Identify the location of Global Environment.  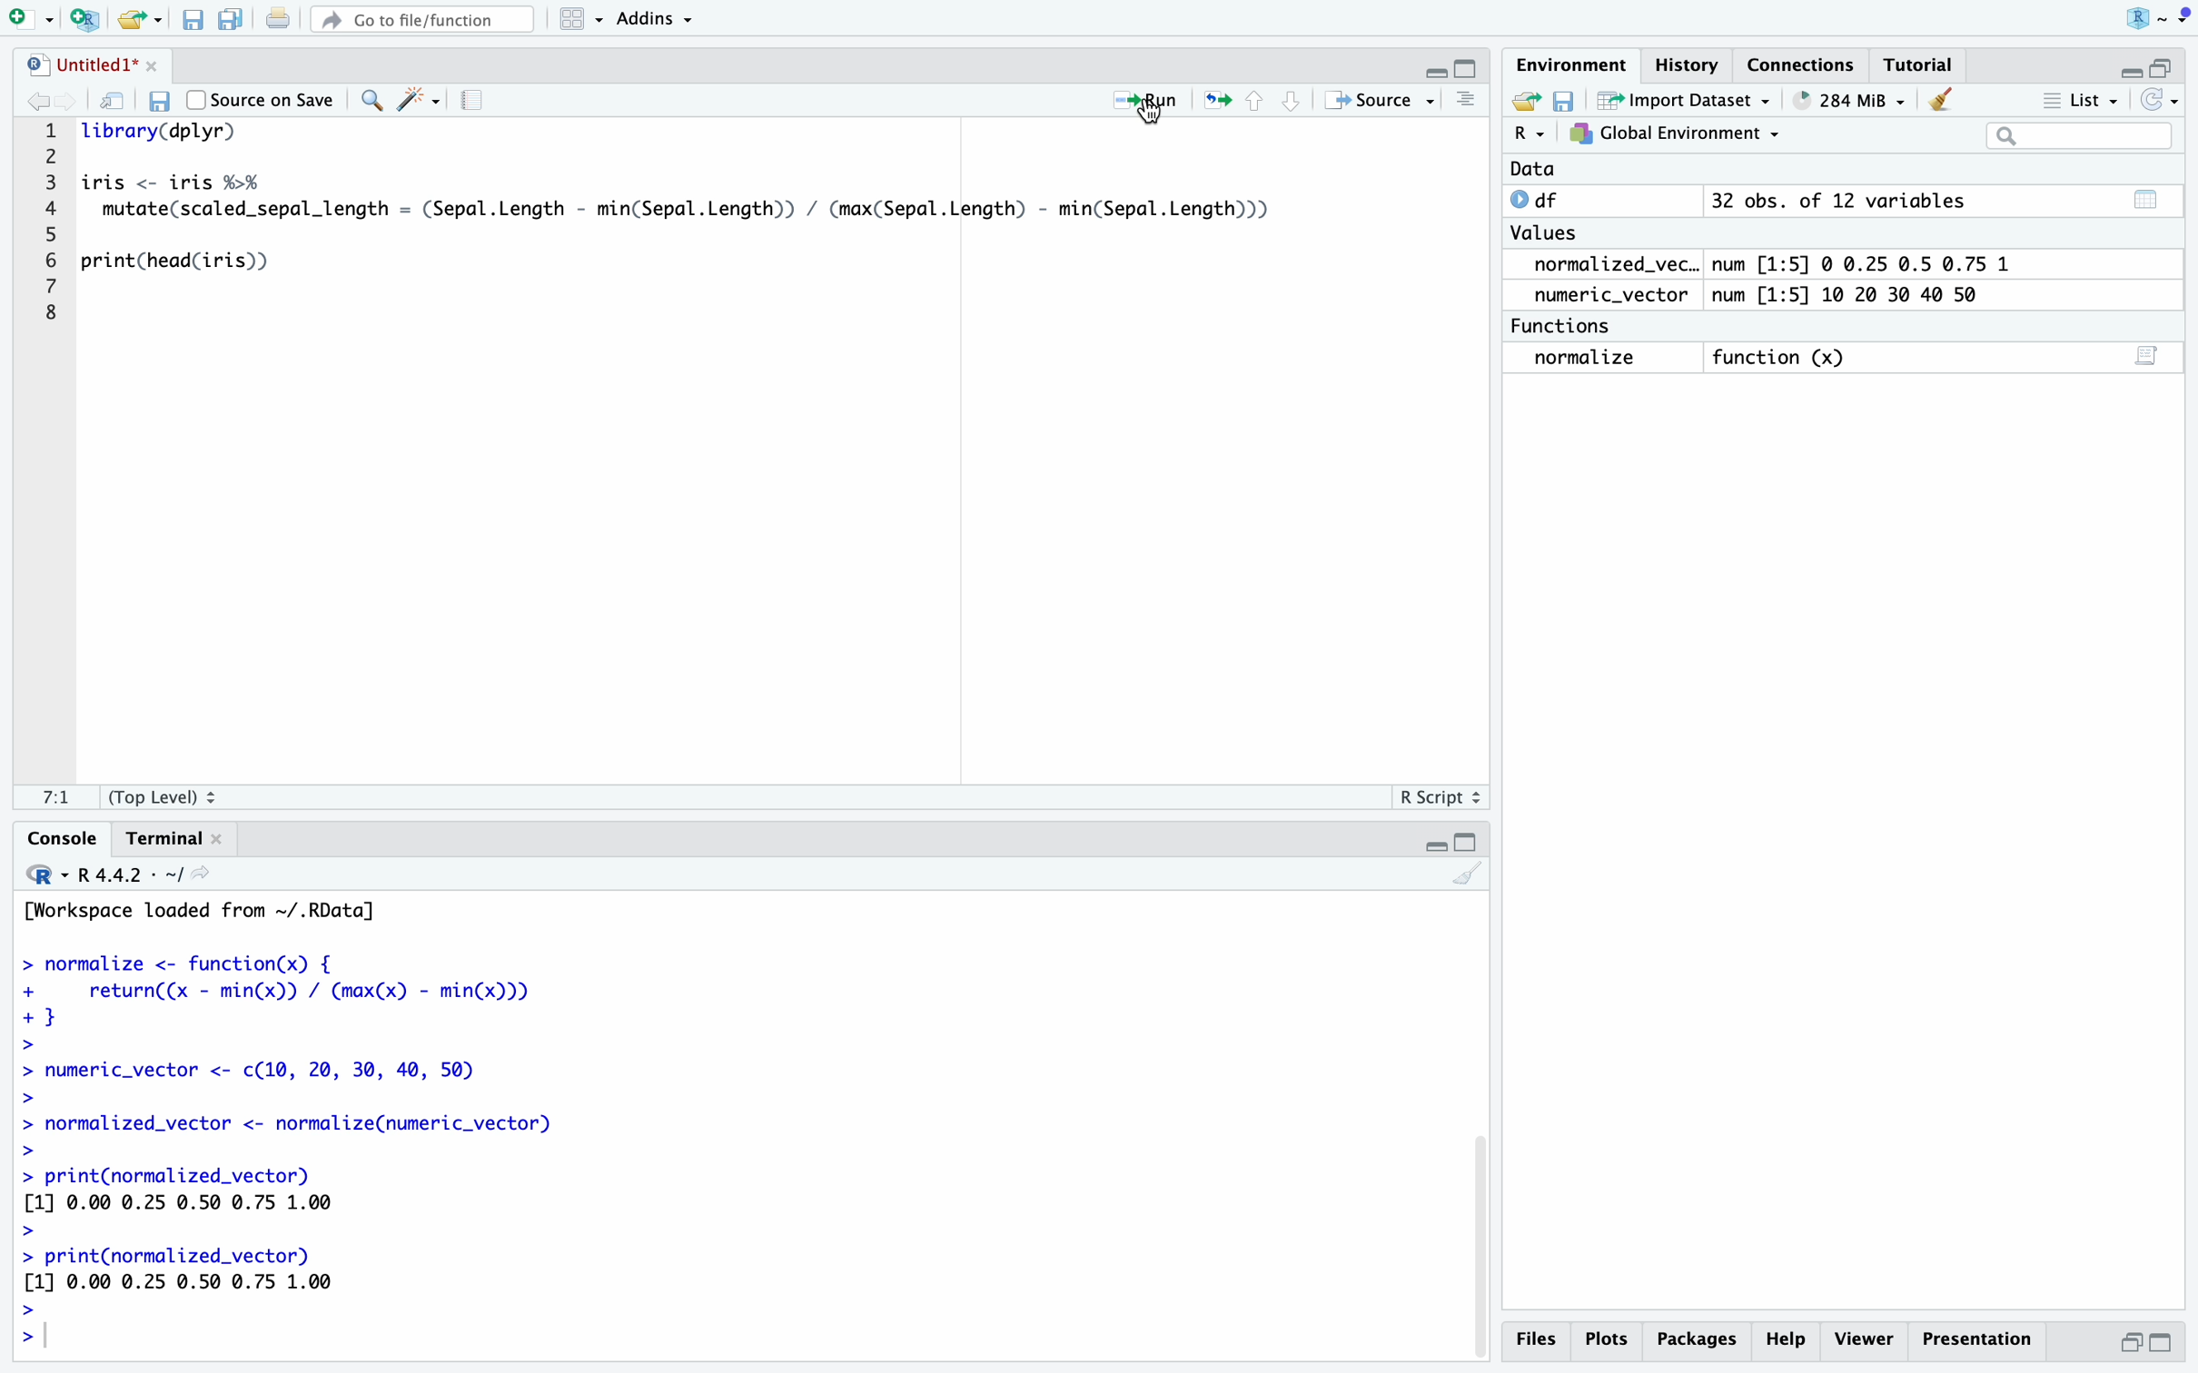
(1676, 134).